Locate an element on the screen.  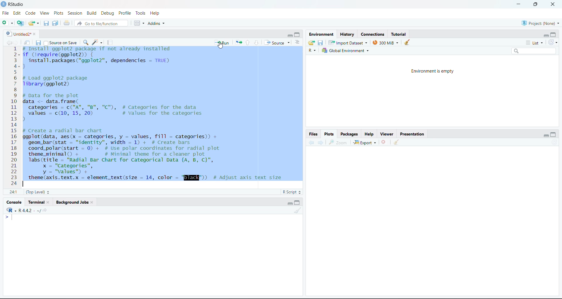
clear all plots is located at coordinates (397, 142).